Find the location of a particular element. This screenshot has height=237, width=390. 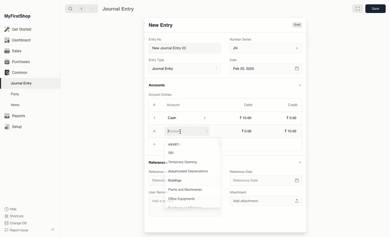

backward < is located at coordinates (80, 9).